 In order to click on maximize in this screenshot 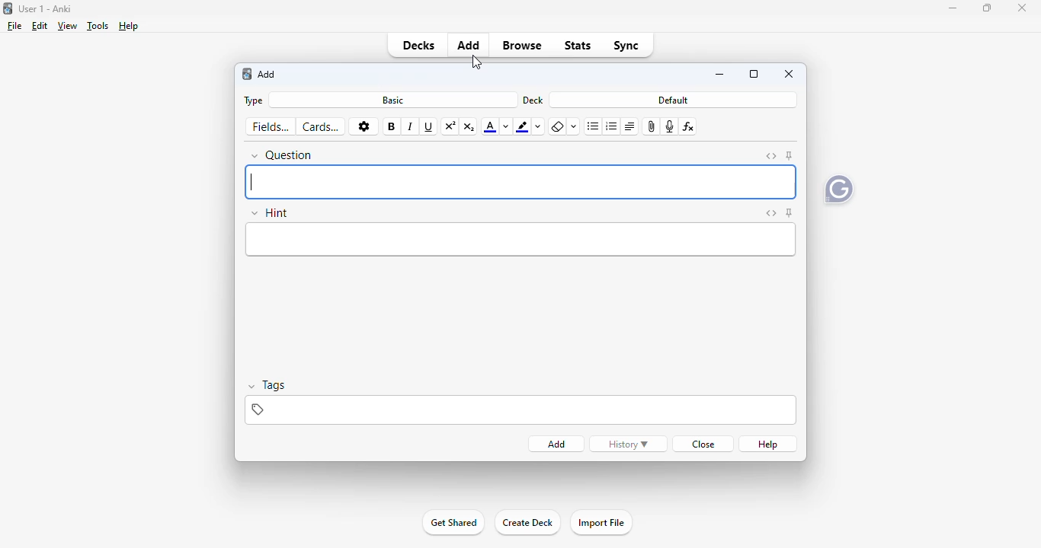, I will do `click(987, 8)`.